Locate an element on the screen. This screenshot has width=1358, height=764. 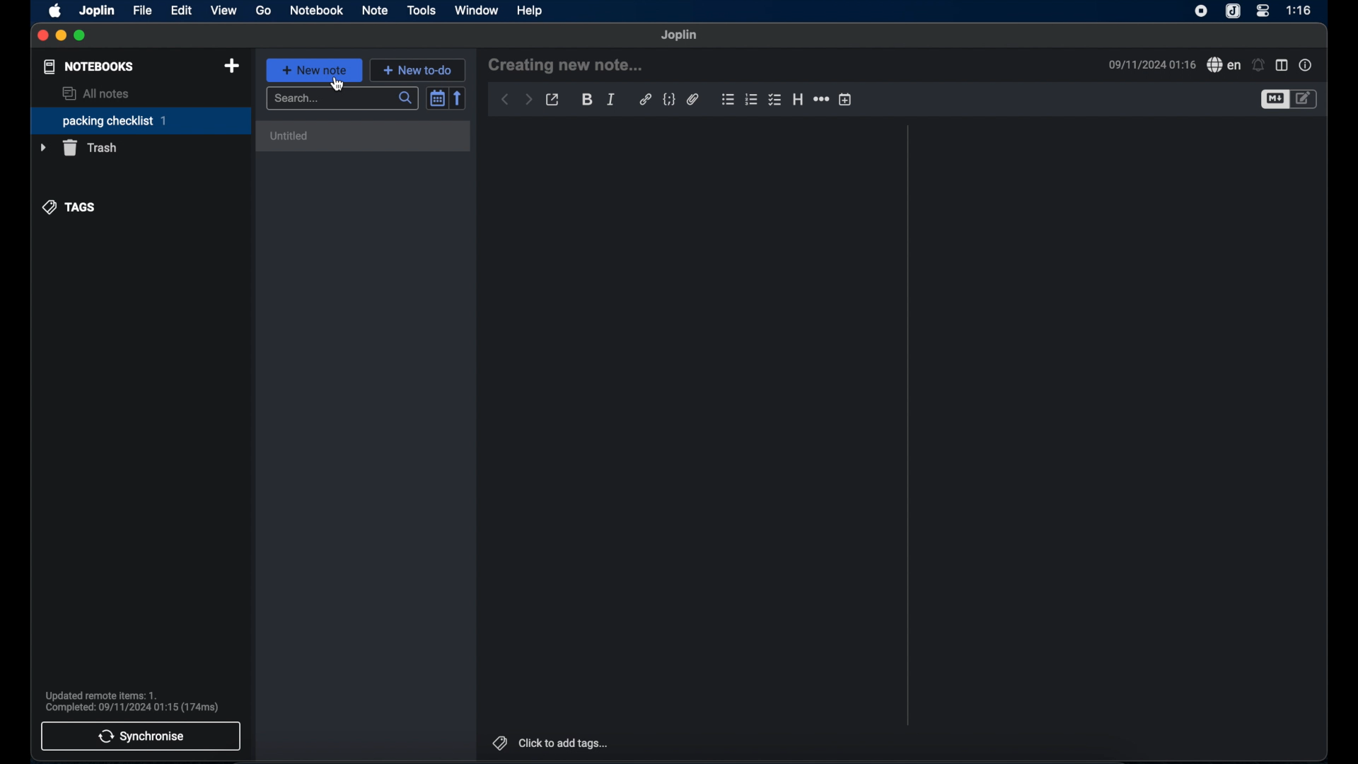
file is located at coordinates (144, 11).